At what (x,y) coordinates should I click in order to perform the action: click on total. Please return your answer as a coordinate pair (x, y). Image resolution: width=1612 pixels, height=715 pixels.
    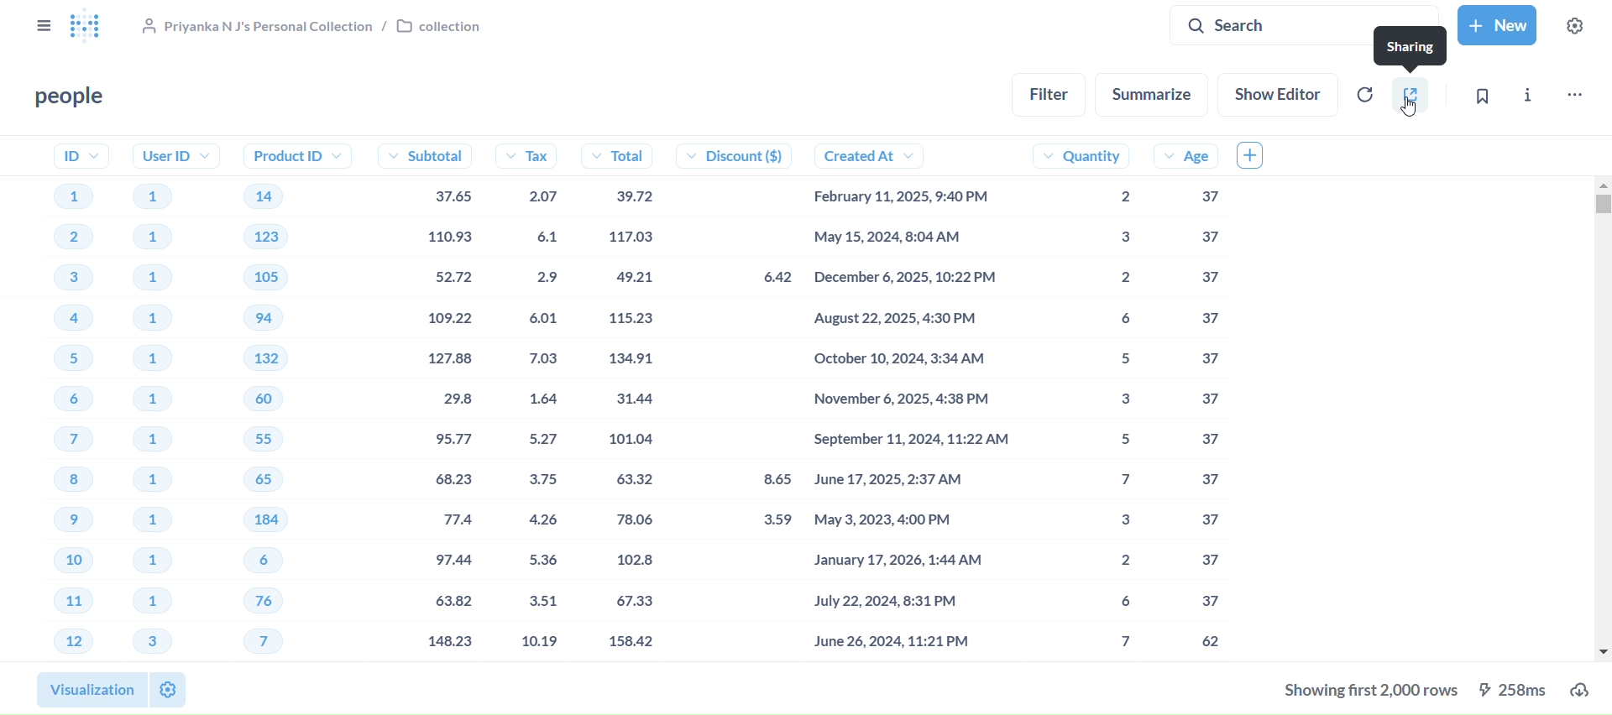
    Looking at the image, I should click on (631, 400).